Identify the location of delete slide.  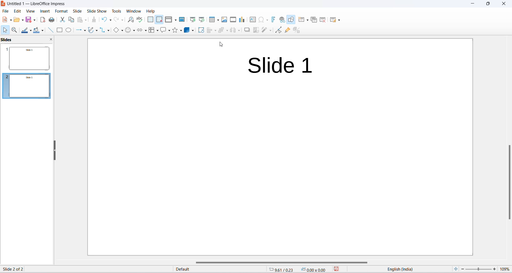
(323, 19).